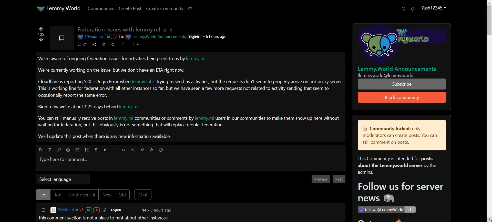 Image resolution: width=492 pixels, height=222 pixels. Describe the element at coordinates (106, 150) in the screenshot. I see `Quote` at that location.